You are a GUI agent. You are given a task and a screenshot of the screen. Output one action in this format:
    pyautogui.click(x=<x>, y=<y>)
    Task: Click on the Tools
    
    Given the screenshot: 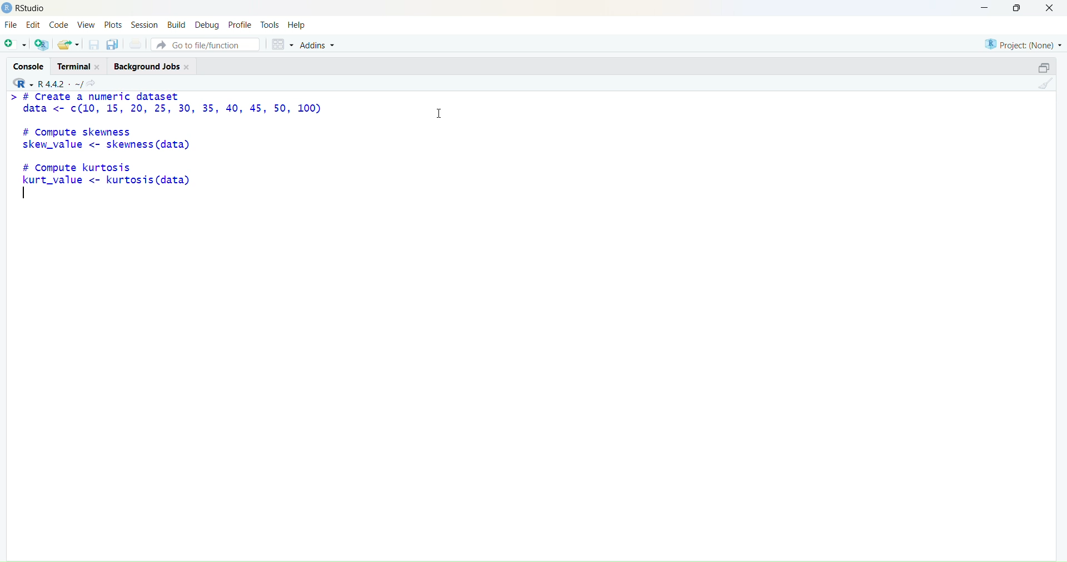 What is the action you would take?
    pyautogui.click(x=270, y=23)
    